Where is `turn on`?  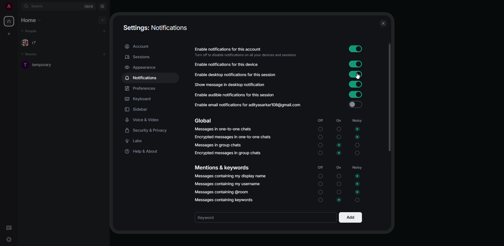
turn on is located at coordinates (320, 129).